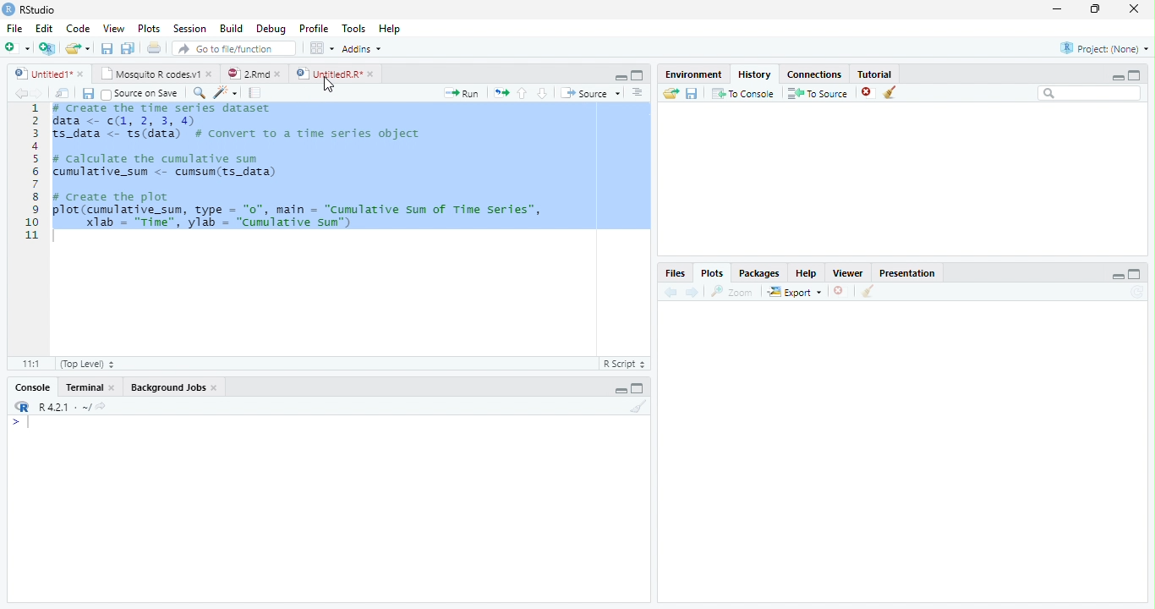  What do you see at coordinates (743, 96) in the screenshot?
I see `To Console` at bounding box center [743, 96].